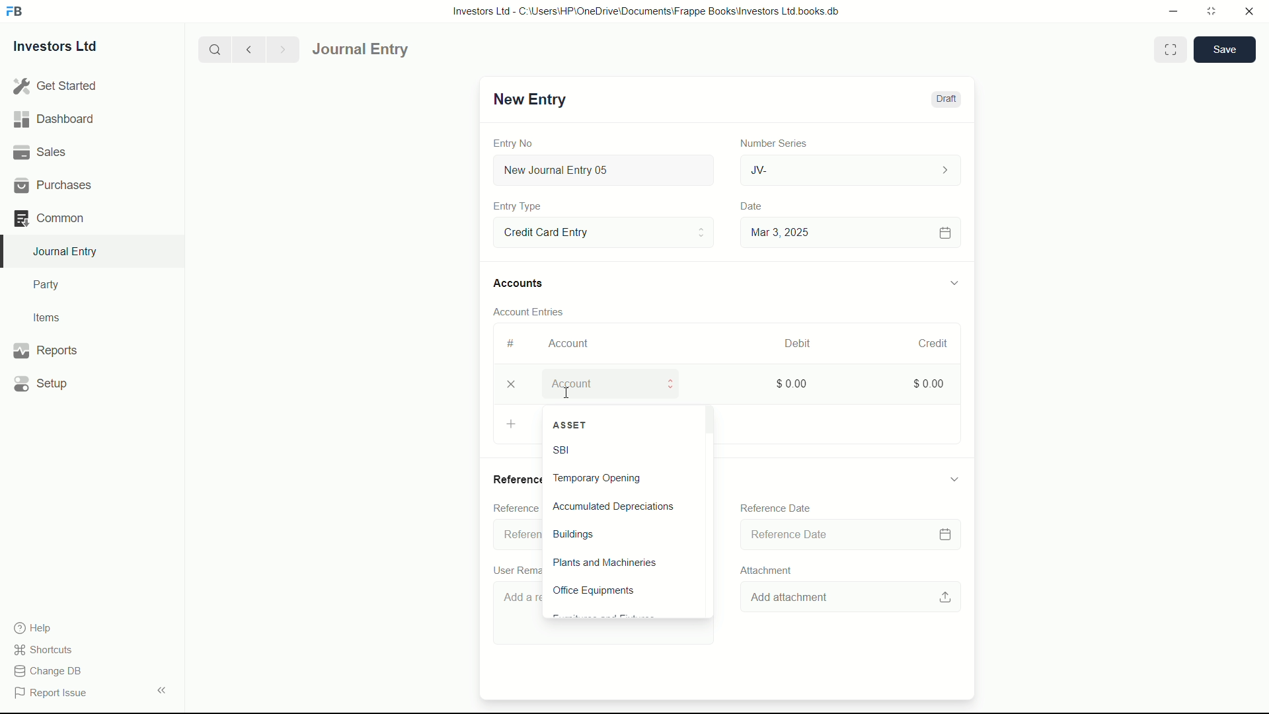 Image resolution: width=1269 pixels, height=714 pixels. Describe the element at coordinates (515, 141) in the screenshot. I see `Entry No` at that location.